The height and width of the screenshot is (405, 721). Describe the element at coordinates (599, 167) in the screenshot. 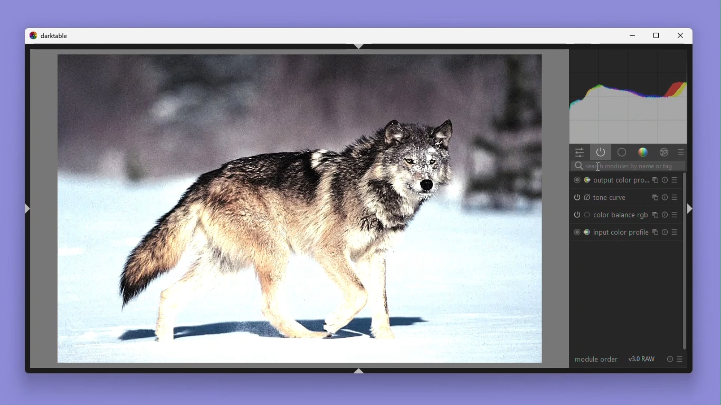

I see `text cursor` at that location.